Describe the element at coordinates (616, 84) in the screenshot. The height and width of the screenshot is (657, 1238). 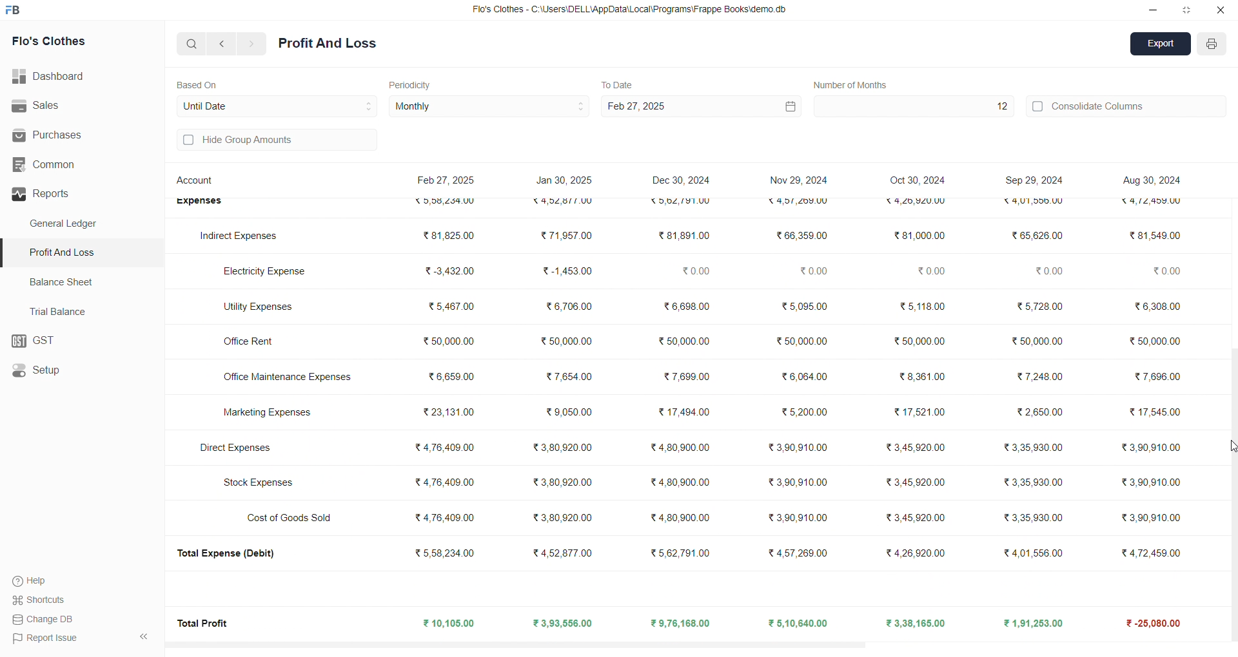
I see `To Date` at that location.